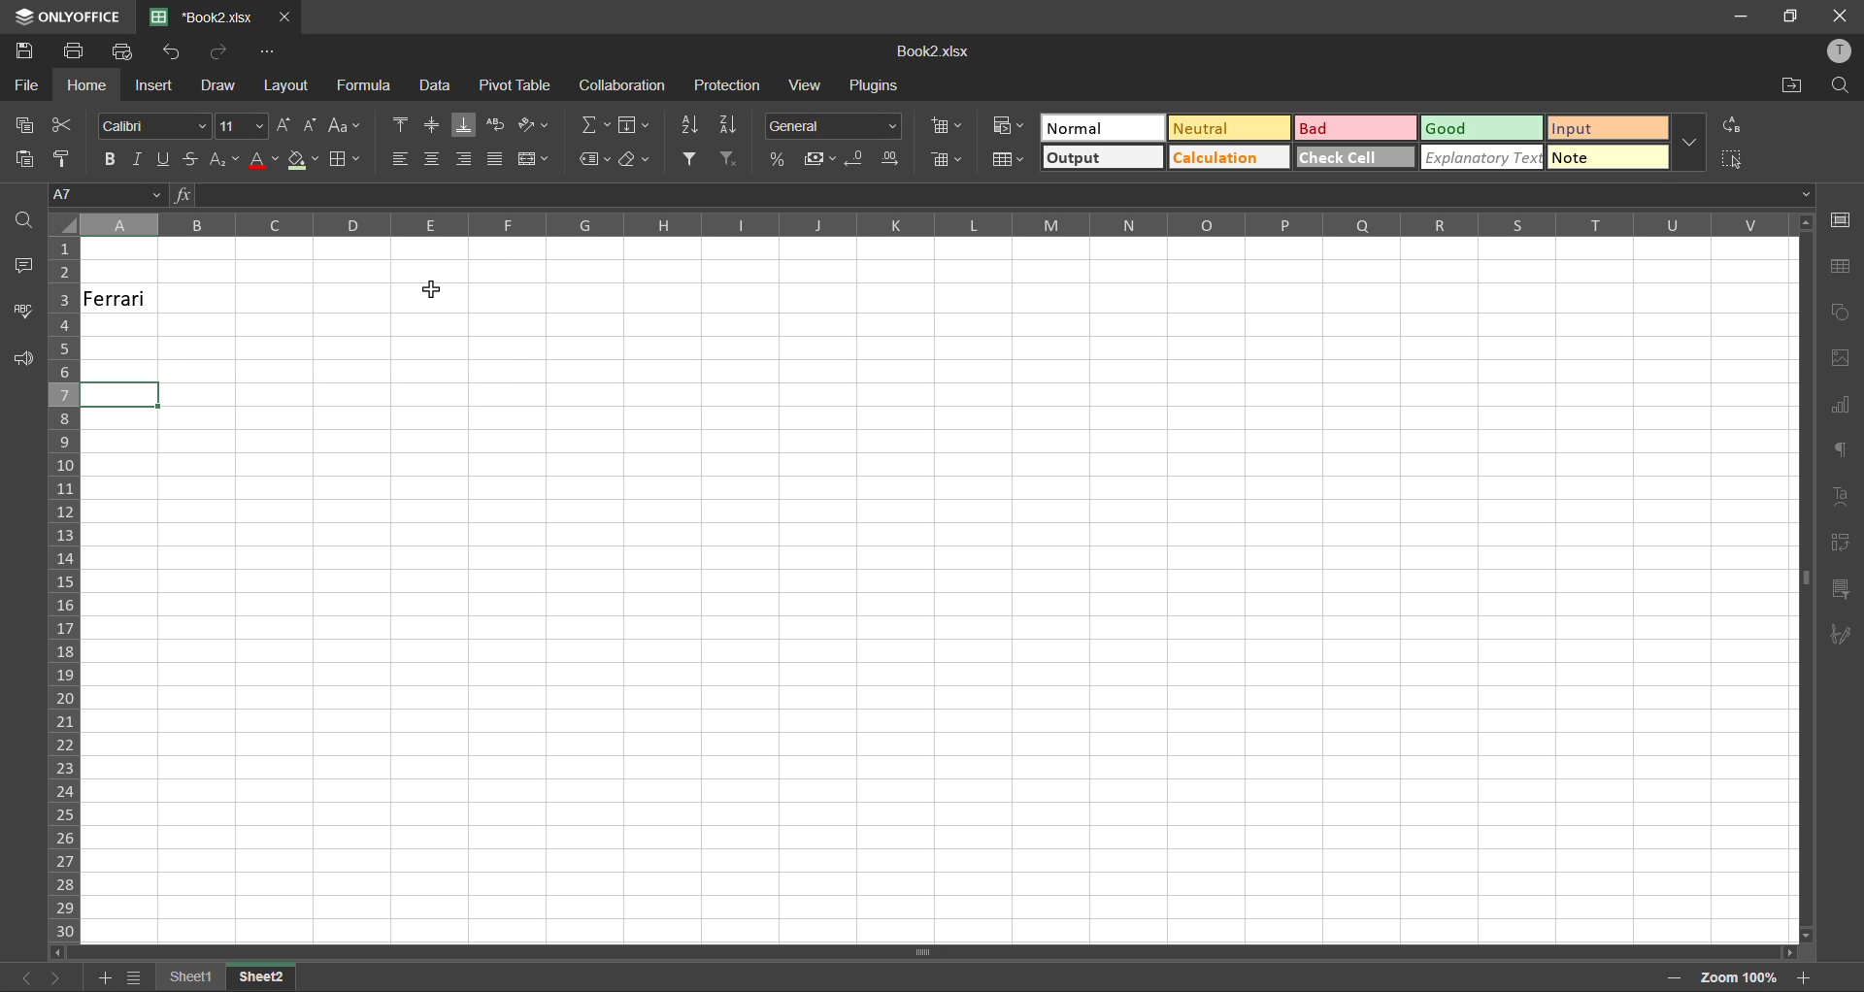 Image resolution: width=1864 pixels, height=992 pixels. Describe the element at coordinates (69, 587) in the screenshot. I see `row numbers` at that location.